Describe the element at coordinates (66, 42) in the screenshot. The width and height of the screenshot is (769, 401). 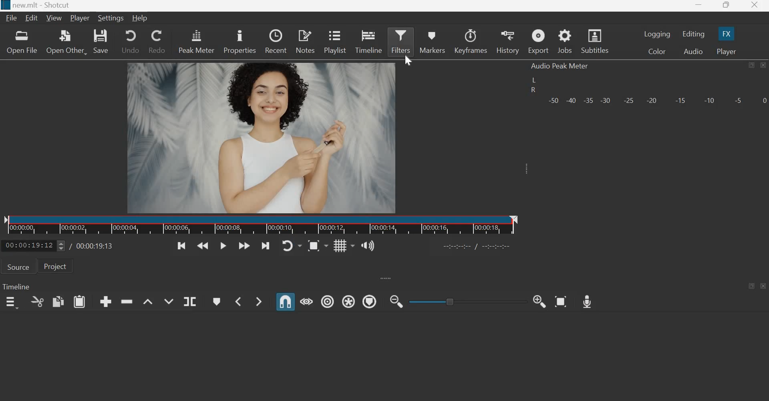
I see `open other` at that location.